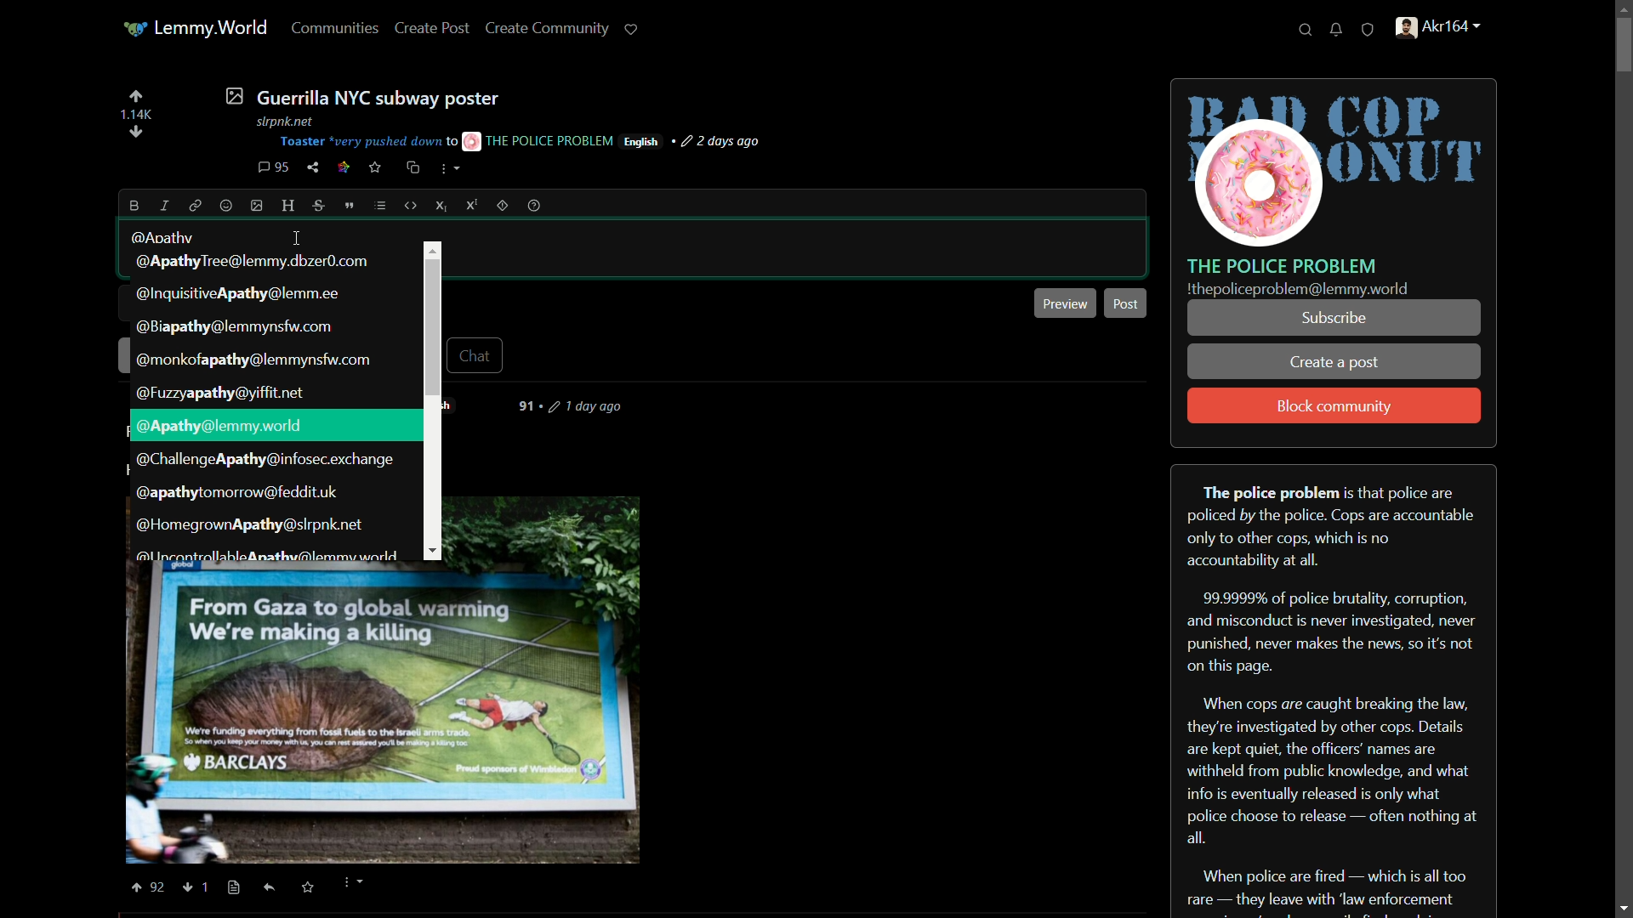 The height and width of the screenshot is (918, 1633). I want to click on spoiler, so click(502, 205).